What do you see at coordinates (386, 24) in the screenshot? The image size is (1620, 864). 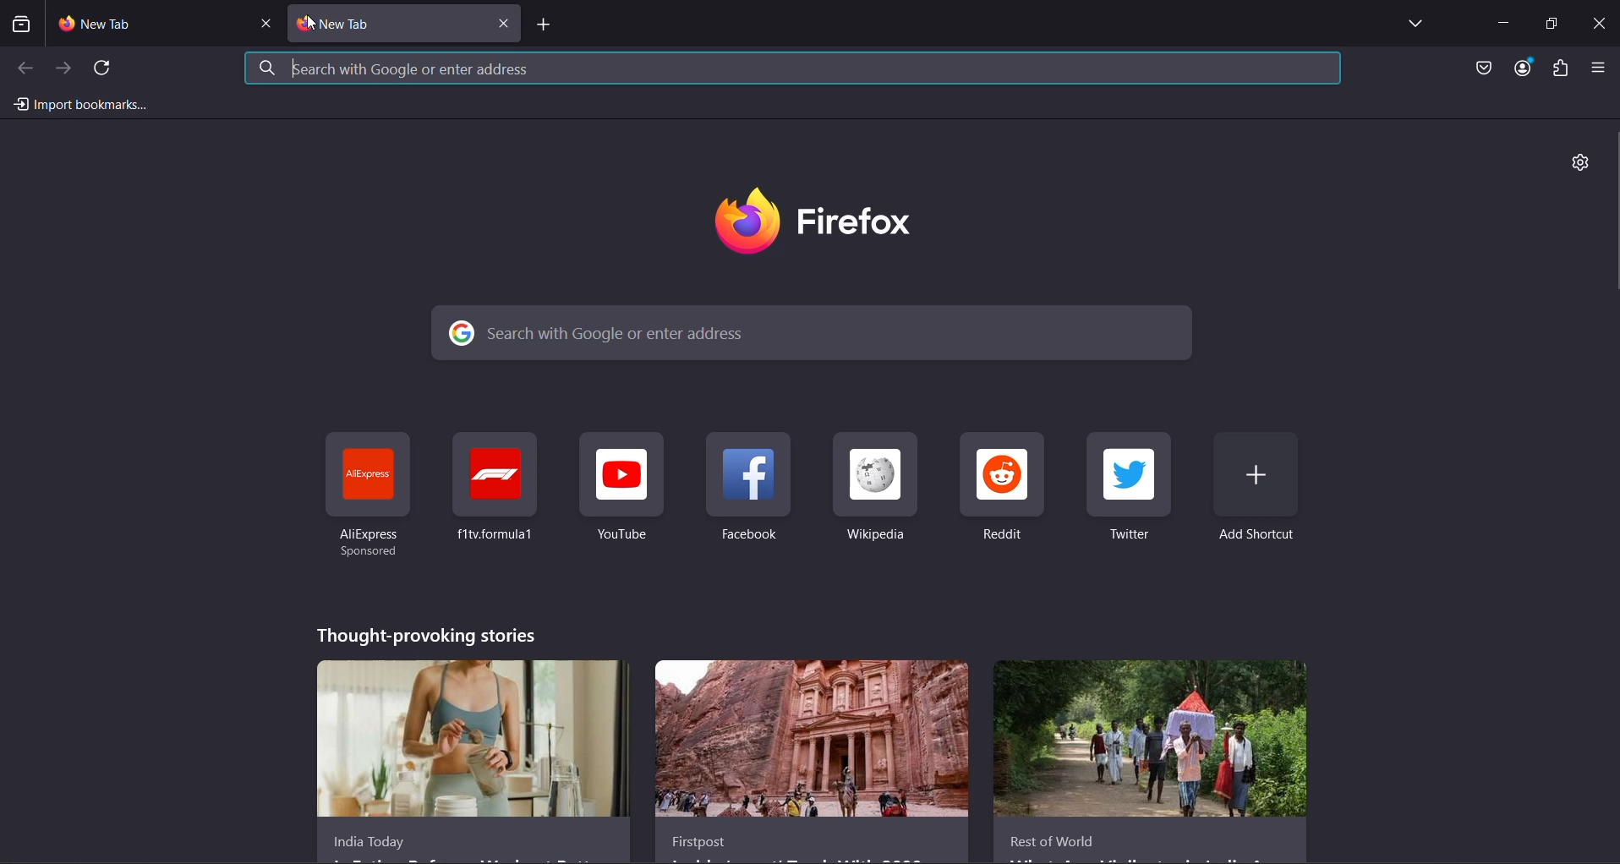 I see `current tab` at bounding box center [386, 24].